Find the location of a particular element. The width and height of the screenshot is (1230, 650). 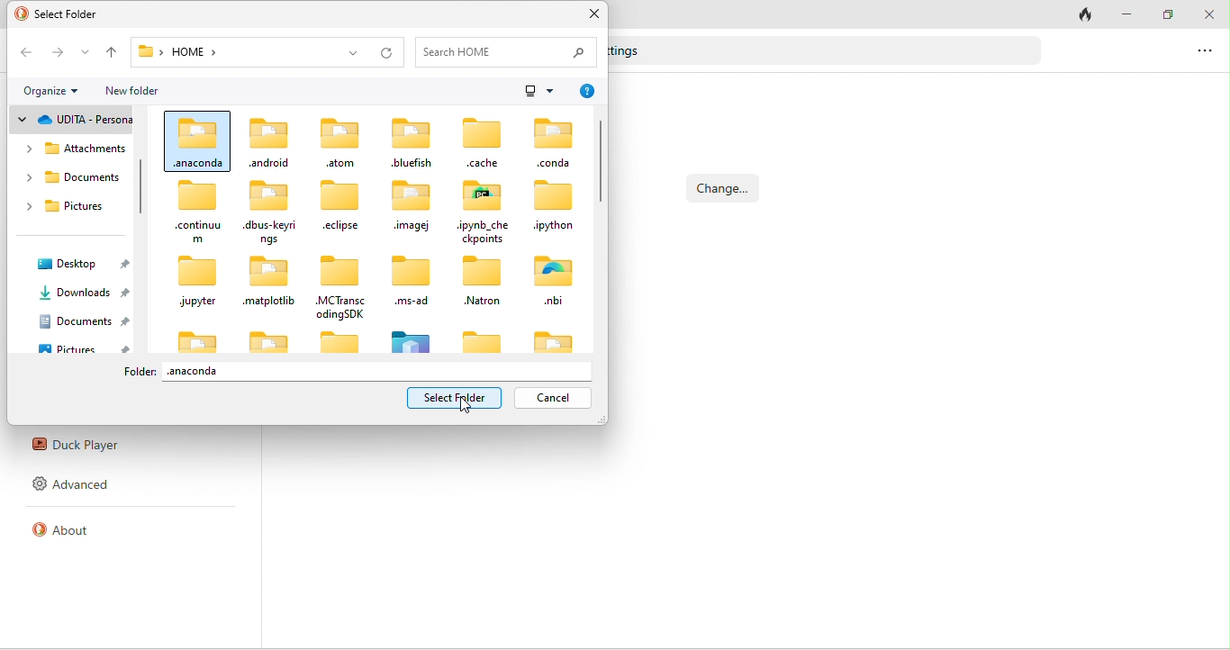

cancel is located at coordinates (551, 398).